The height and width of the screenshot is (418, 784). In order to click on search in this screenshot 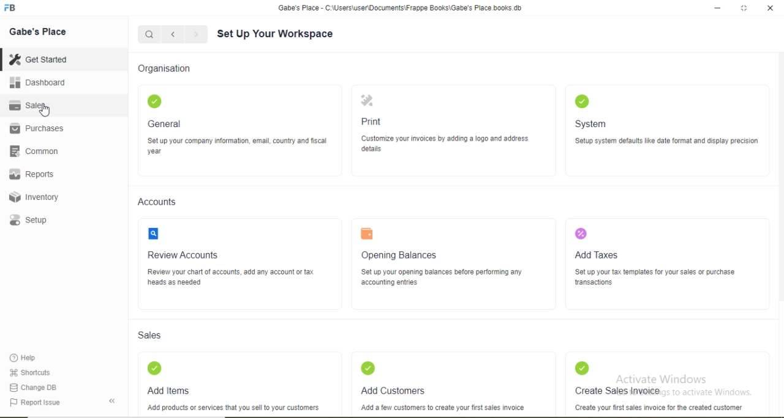, I will do `click(159, 232)`.